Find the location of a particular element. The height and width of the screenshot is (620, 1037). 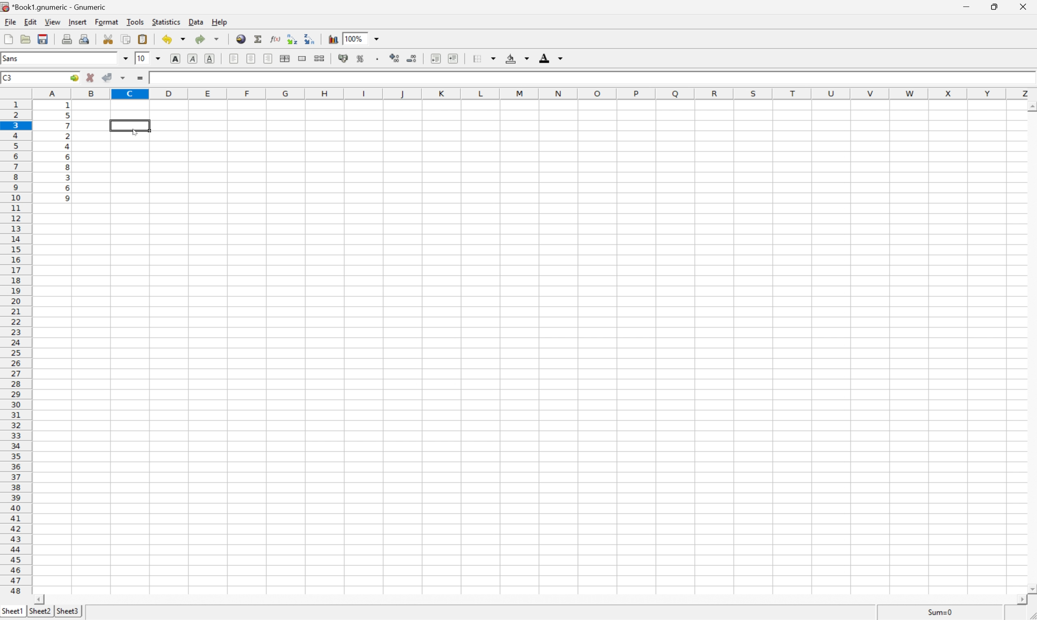

statistics is located at coordinates (167, 22).